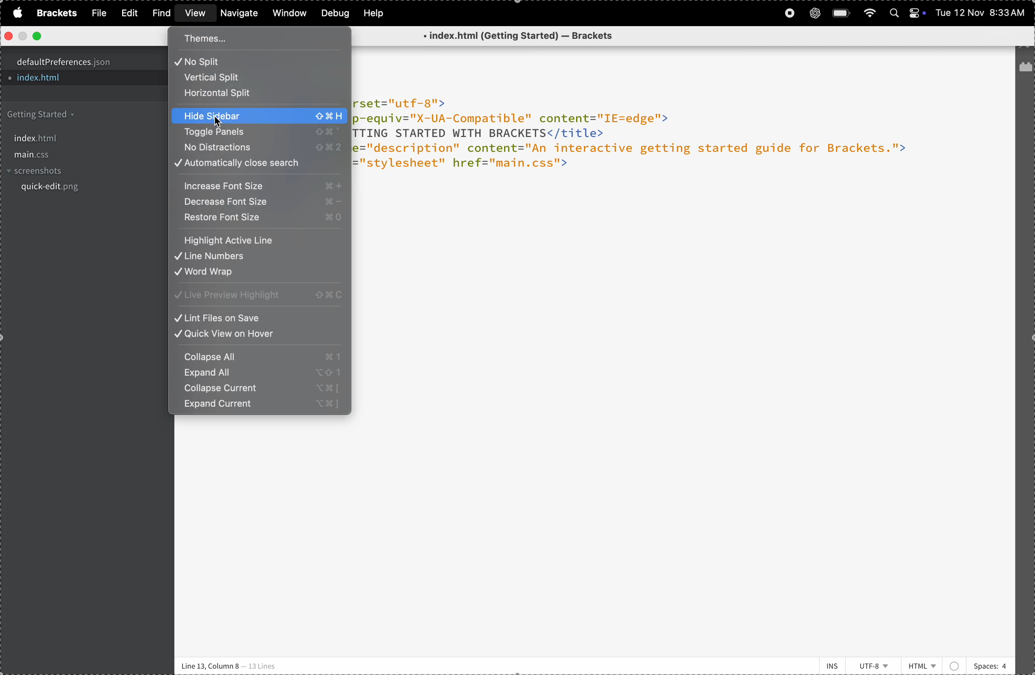 This screenshot has width=1035, height=675. I want to click on chatgpt, so click(815, 13).